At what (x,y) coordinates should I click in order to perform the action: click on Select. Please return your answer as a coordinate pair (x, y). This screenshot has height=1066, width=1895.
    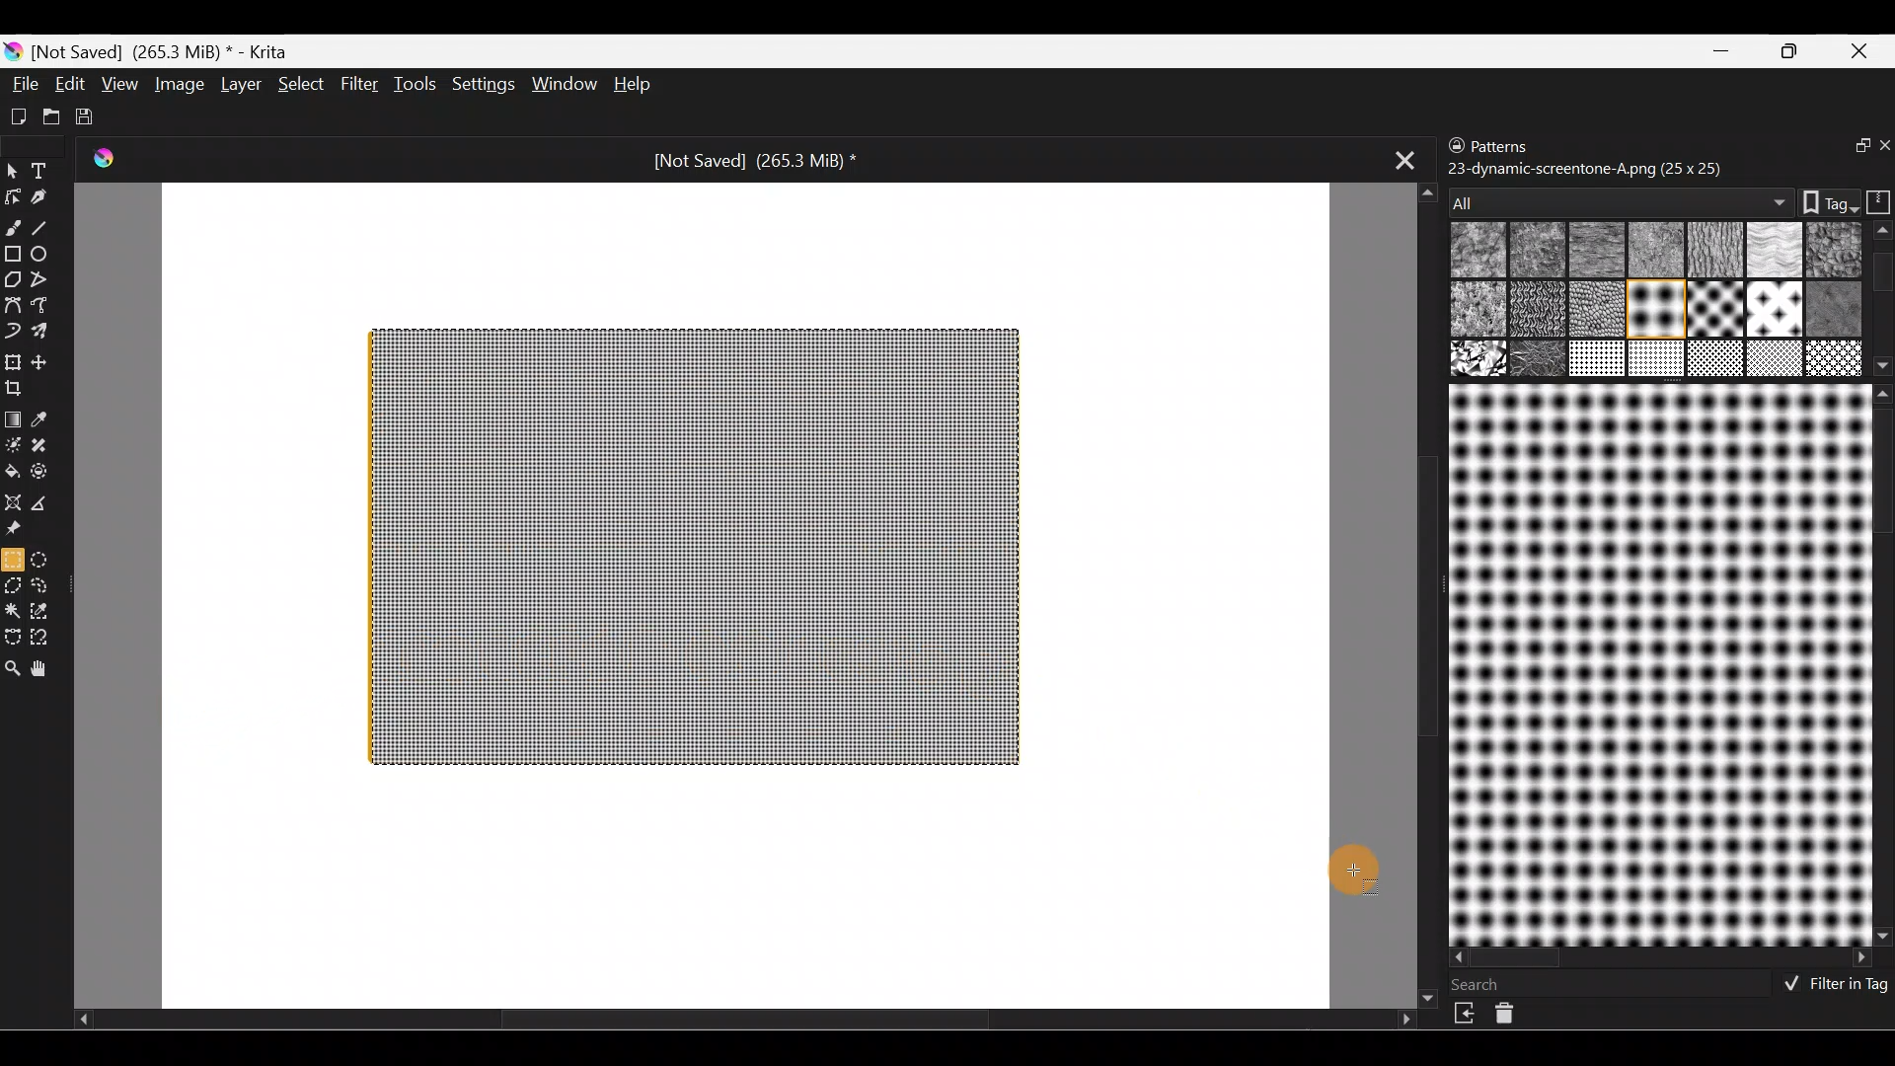
    Looking at the image, I should click on (302, 88).